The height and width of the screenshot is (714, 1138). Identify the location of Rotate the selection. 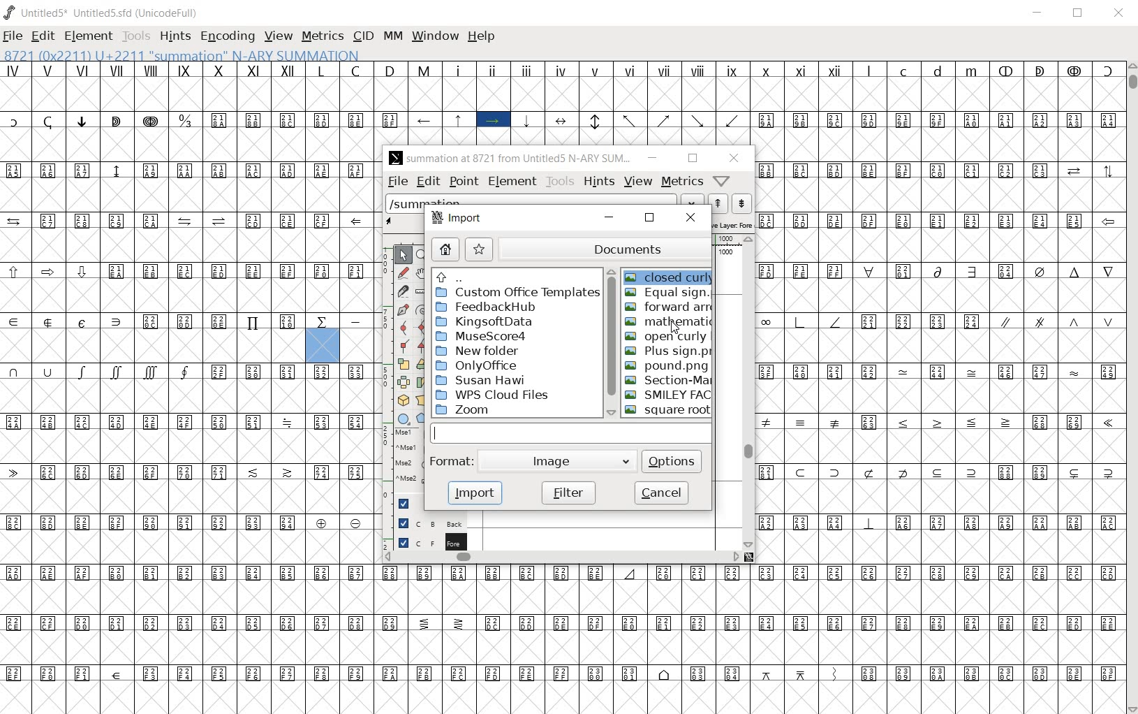
(422, 383).